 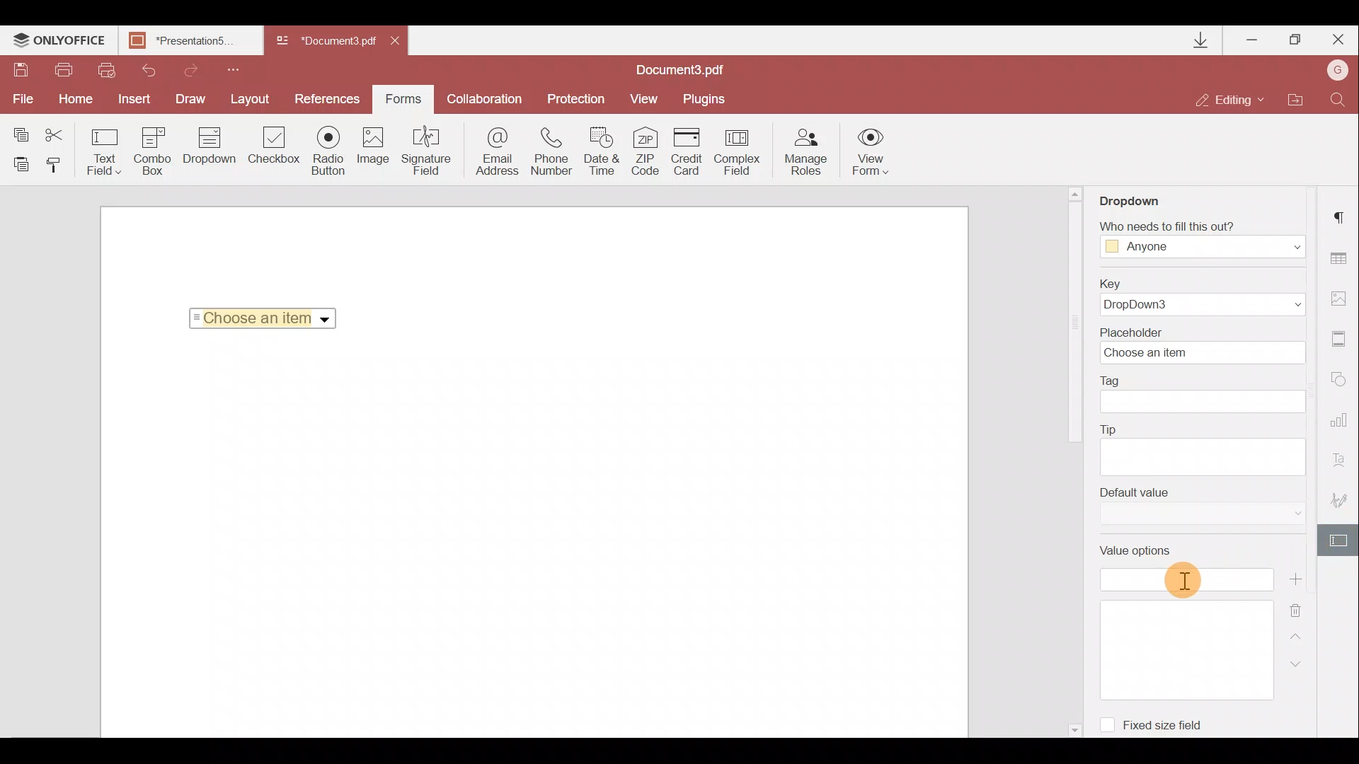 I want to click on Plugins, so click(x=706, y=100).